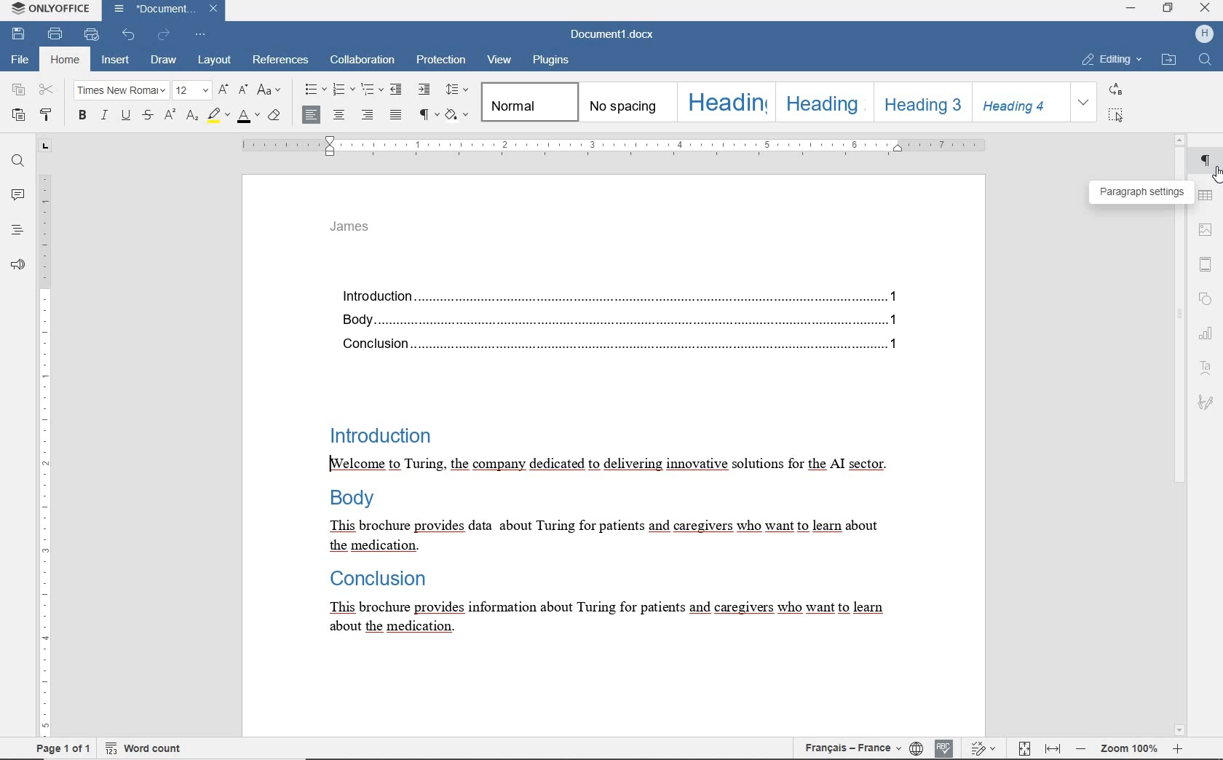 This screenshot has height=760, width=1223. What do you see at coordinates (1214, 178) in the screenshot?
I see `cursor` at bounding box center [1214, 178].